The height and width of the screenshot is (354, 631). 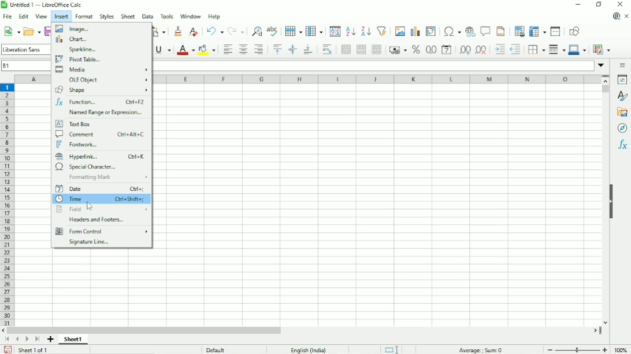 I want to click on Media, so click(x=102, y=70).